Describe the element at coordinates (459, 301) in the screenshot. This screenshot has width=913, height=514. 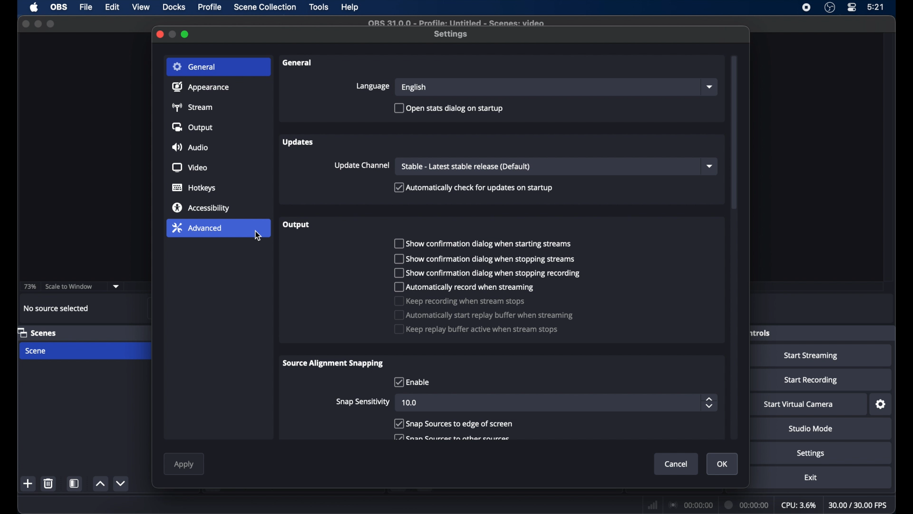
I see `keep recording when stream stops` at that location.